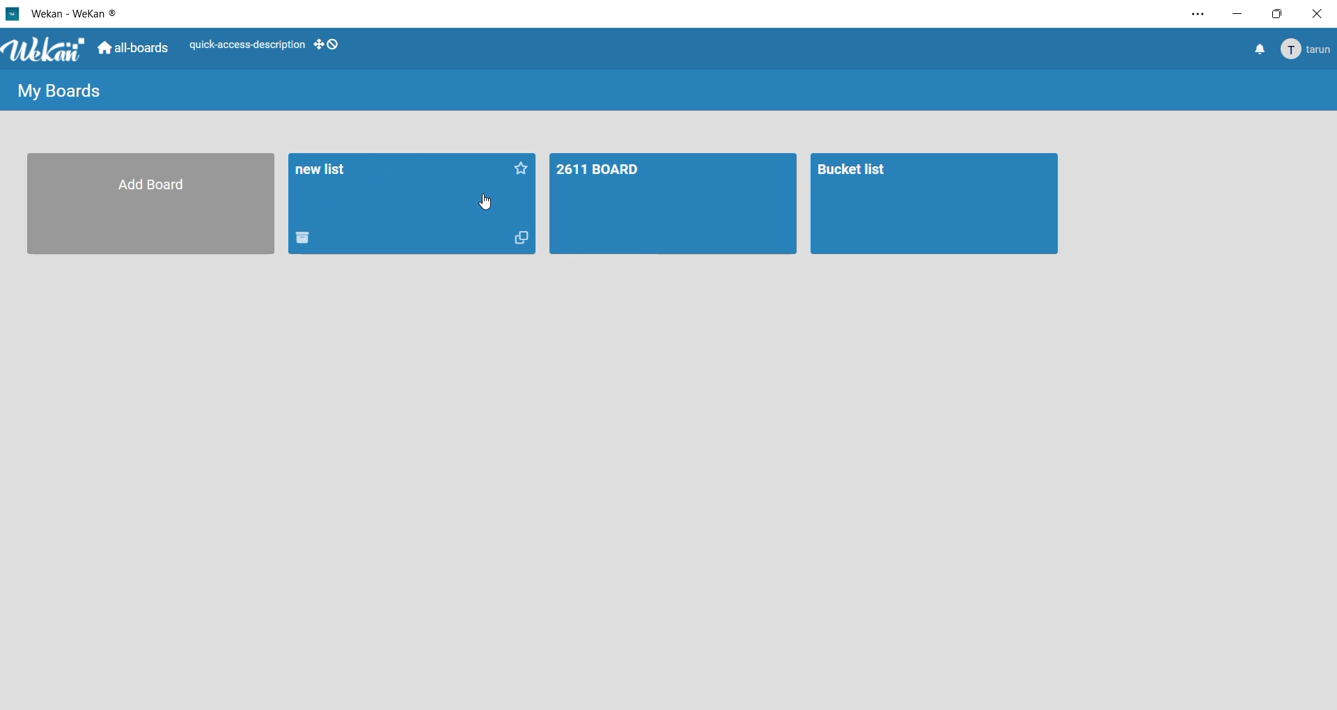  Describe the element at coordinates (526, 239) in the screenshot. I see `duplicate` at that location.